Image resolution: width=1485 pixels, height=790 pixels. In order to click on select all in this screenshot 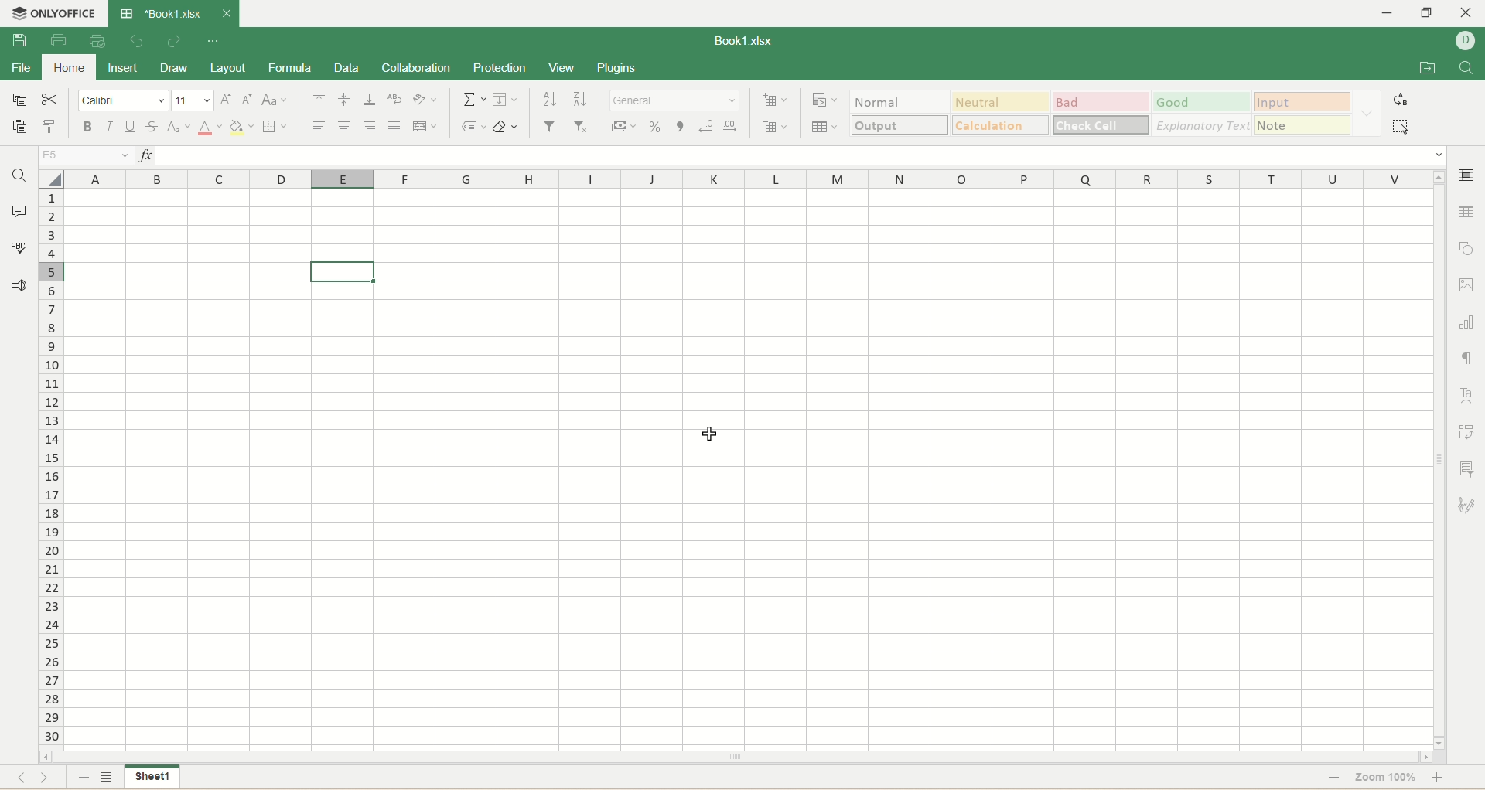, I will do `click(51, 179)`.